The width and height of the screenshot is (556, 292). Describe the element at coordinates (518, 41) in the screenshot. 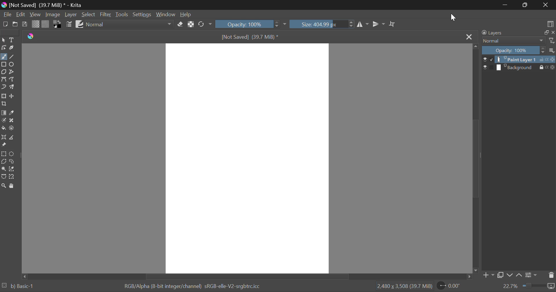

I see `Blending Mode` at that location.